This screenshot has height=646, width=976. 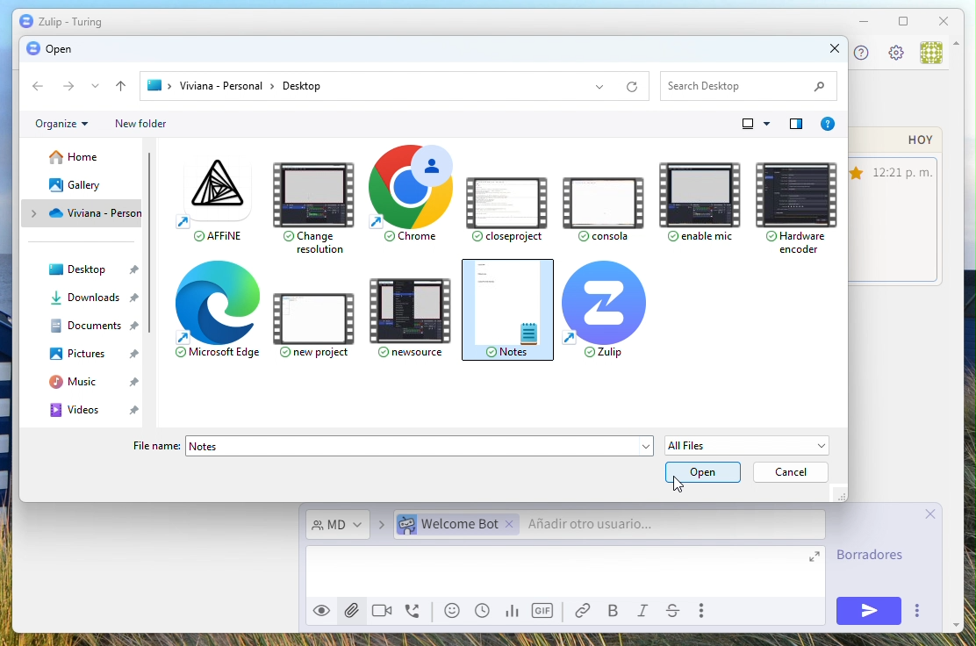 I want to click on Path, so click(x=398, y=85).